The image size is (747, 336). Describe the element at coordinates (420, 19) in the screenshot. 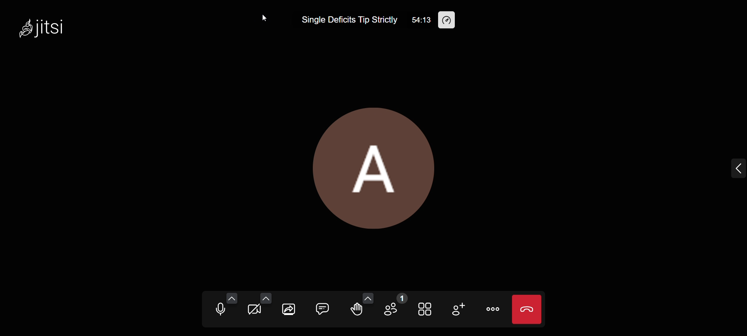

I see `54:13` at that location.